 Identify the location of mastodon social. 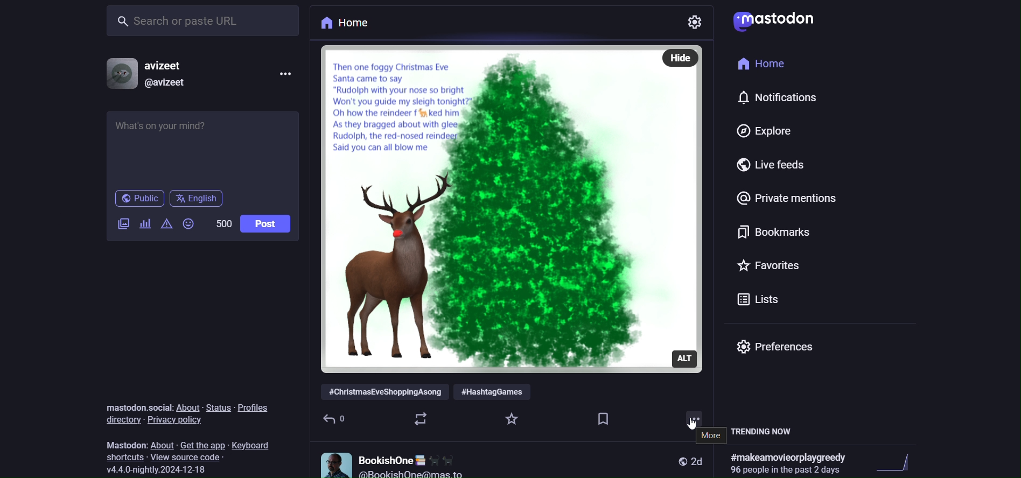
(138, 406).